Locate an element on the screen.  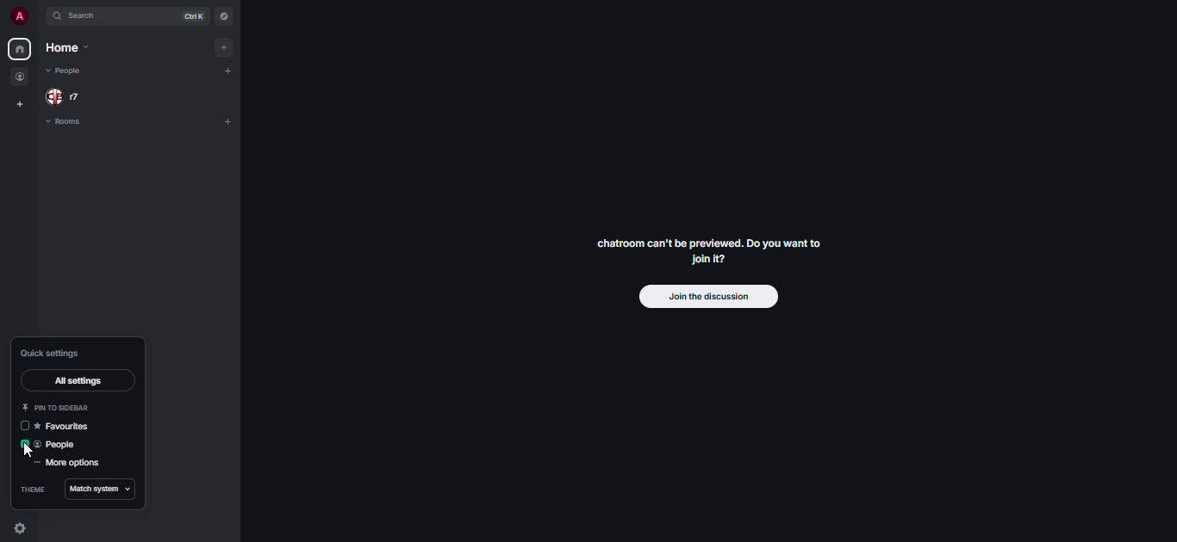
profile is located at coordinates (15, 18).